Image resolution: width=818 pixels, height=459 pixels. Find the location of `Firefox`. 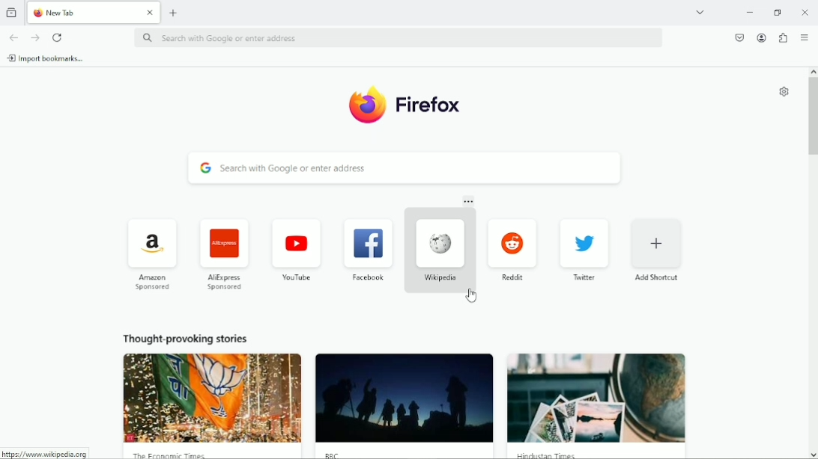

Firefox is located at coordinates (429, 105).